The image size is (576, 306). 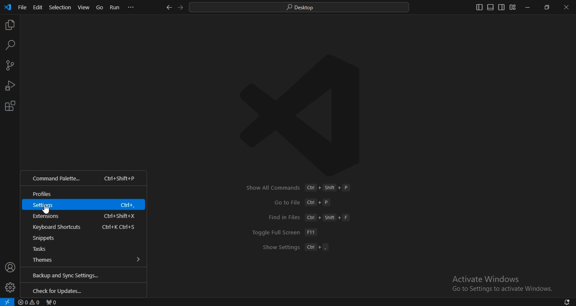 What do you see at coordinates (87, 226) in the screenshot?
I see `keyboard shortcuts` at bounding box center [87, 226].